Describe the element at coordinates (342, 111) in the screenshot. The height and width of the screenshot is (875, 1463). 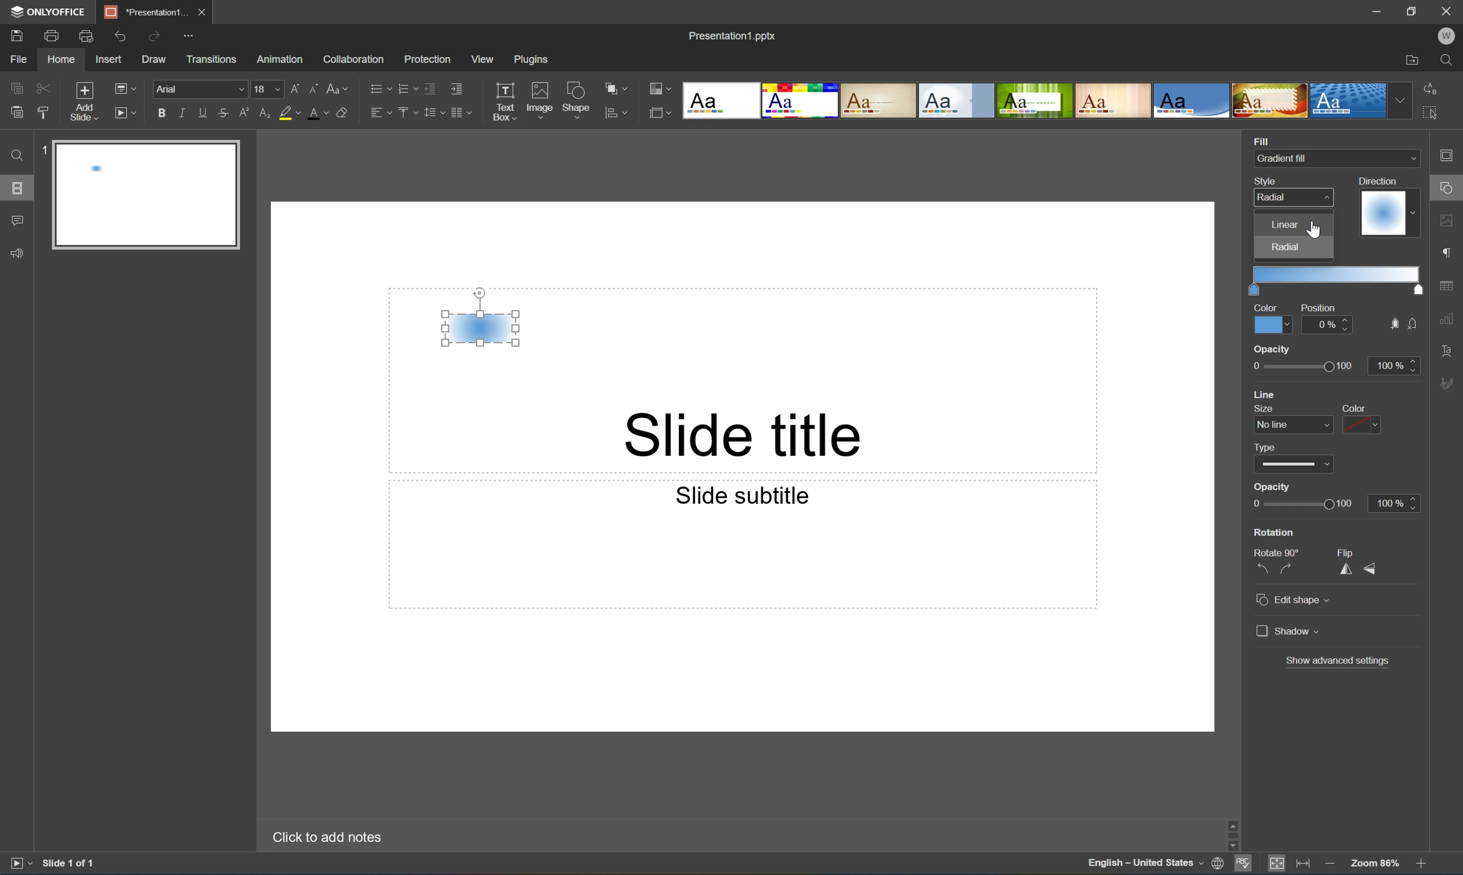
I see `Clear style` at that location.